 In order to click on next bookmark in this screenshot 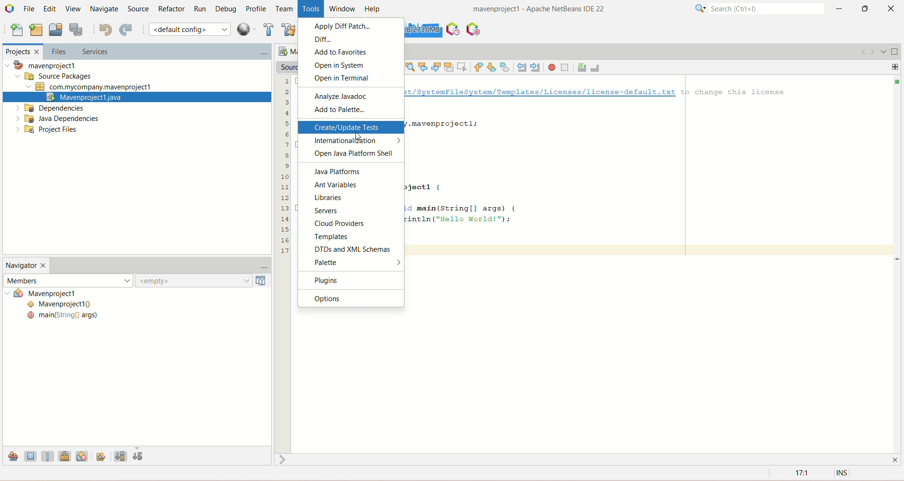, I will do `click(493, 66)`.